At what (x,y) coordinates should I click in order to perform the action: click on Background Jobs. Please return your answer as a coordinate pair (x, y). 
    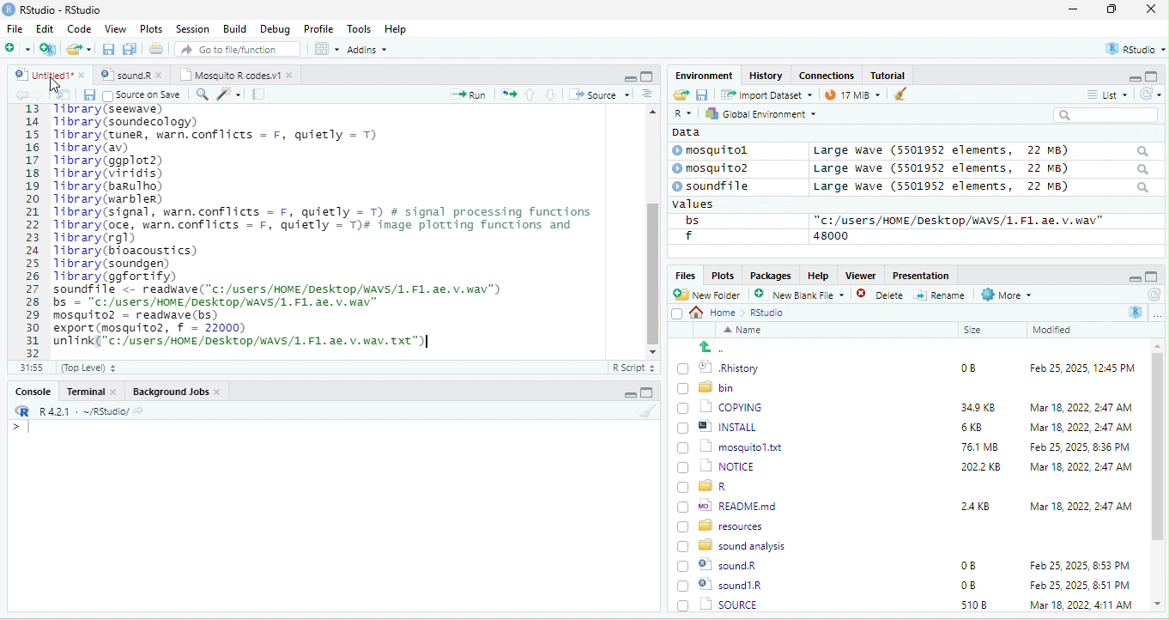
    Looking at the image, I should click on (176, 391).